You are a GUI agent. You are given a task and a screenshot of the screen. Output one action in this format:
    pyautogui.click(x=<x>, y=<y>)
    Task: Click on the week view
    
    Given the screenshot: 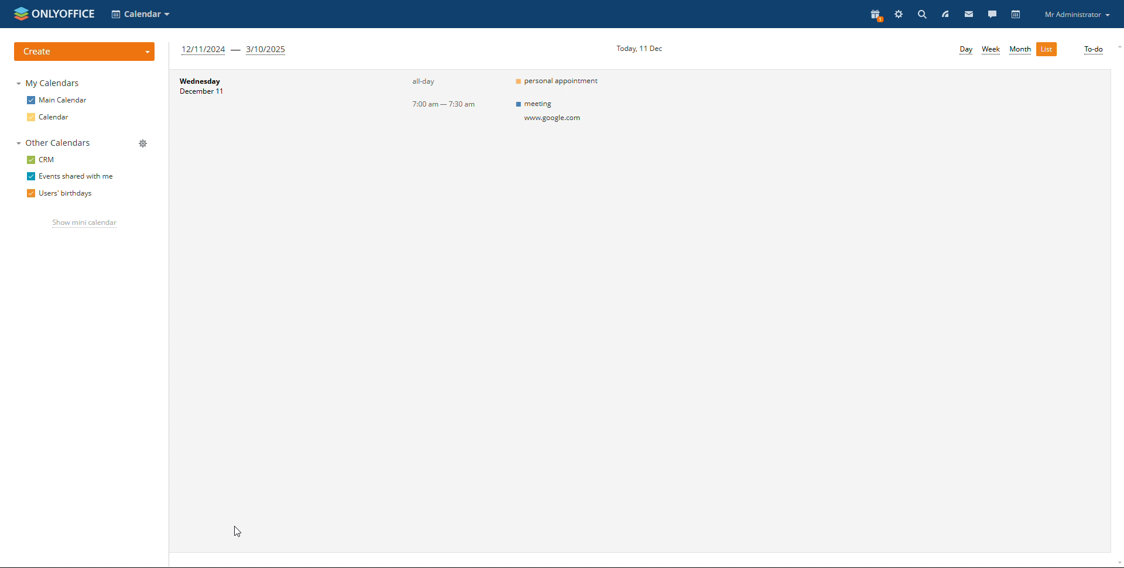 What is the action you would take?
    pyautogui.click(x=991, y=50)
    